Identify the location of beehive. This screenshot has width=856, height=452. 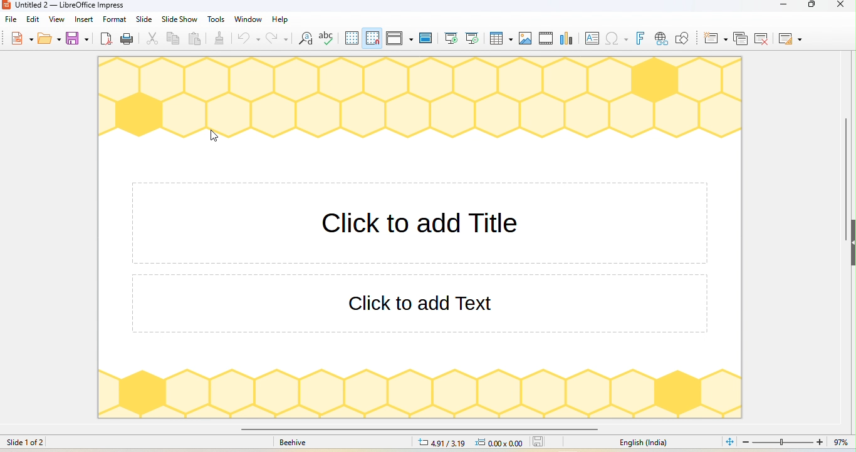
(293, 443).